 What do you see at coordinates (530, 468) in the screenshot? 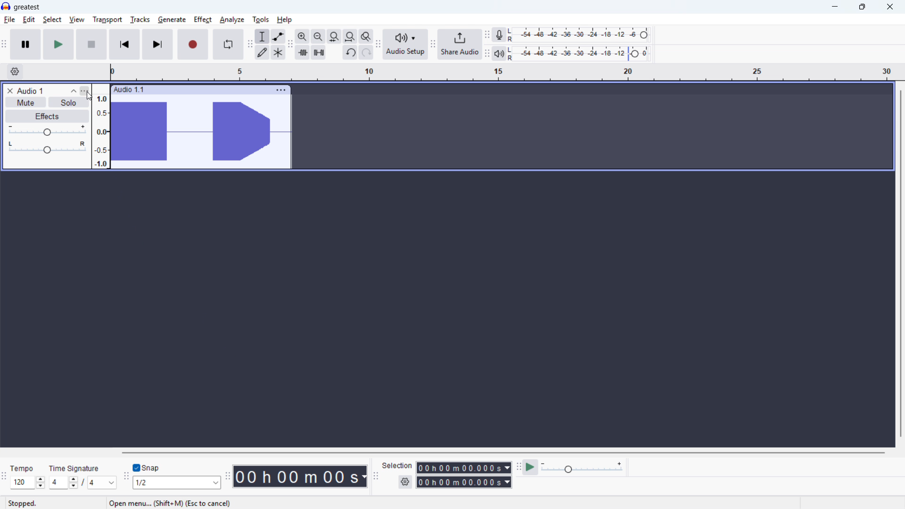
I see `play at speed` at bounding box center [530, 468].